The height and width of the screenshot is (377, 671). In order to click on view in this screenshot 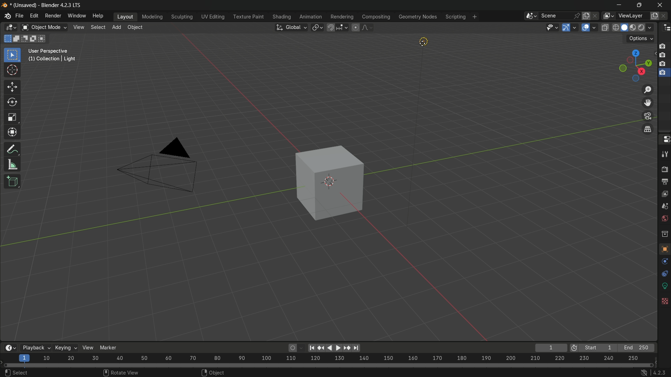, I will do `click(79, 28)`.